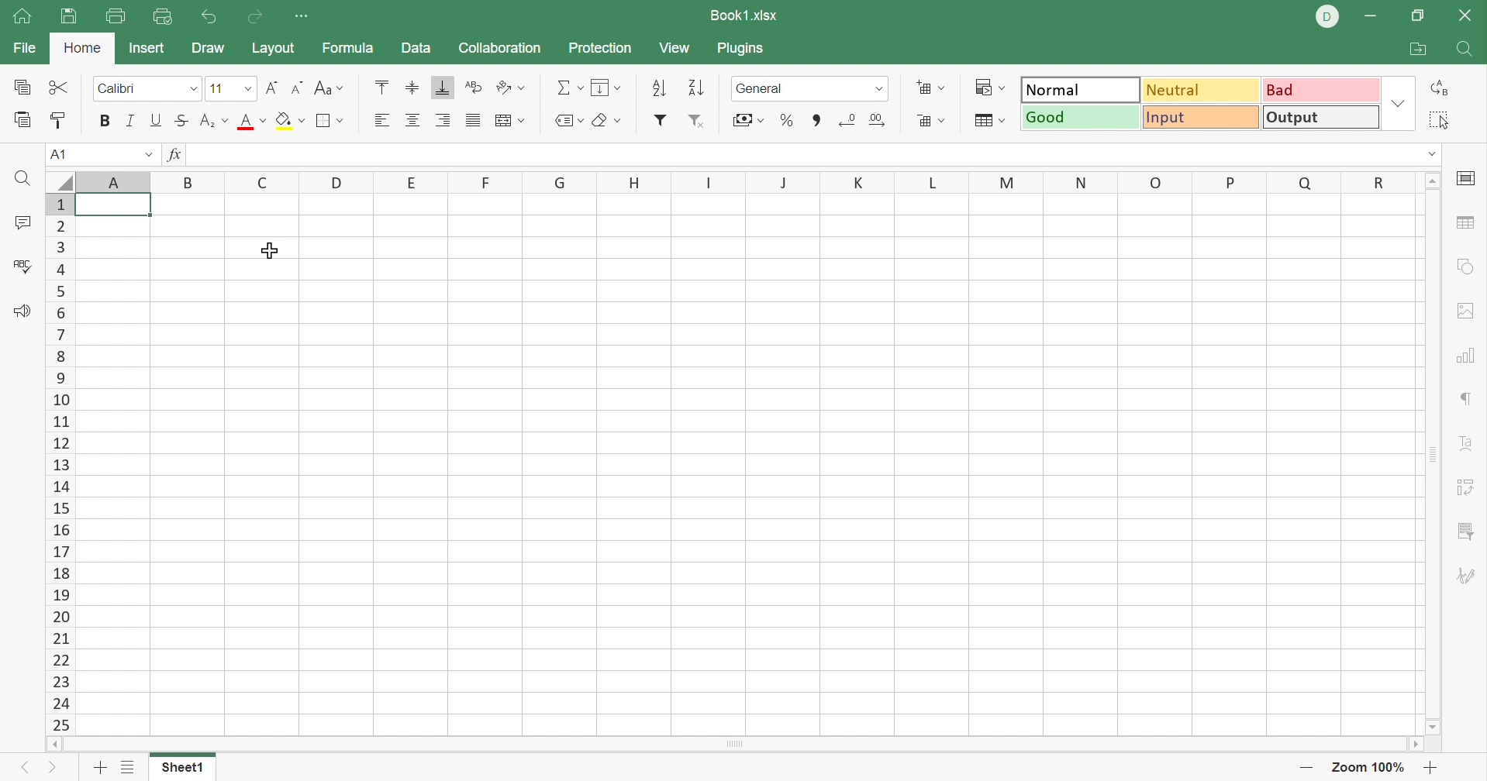  I want to click on Pivot Table settings, so click(1468, 489).